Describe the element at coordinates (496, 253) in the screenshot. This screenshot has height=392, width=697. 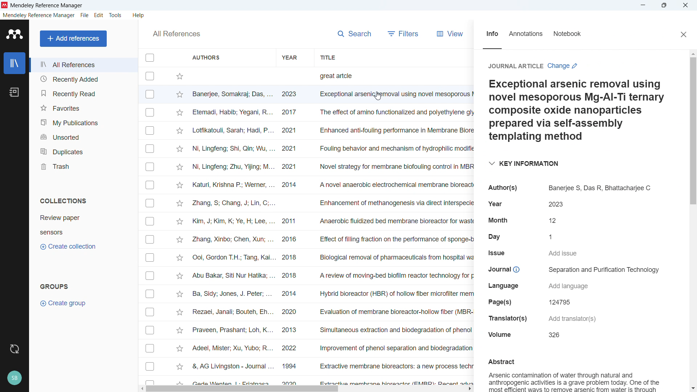
I see `Issue` at that location.